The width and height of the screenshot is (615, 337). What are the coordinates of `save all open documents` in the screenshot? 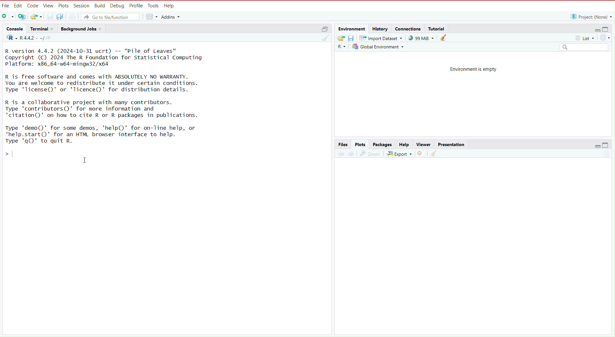 It's located at (61, 17).